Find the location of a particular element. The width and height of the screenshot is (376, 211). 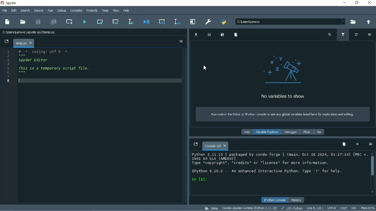

Conda is located at coordinates (250, 208).